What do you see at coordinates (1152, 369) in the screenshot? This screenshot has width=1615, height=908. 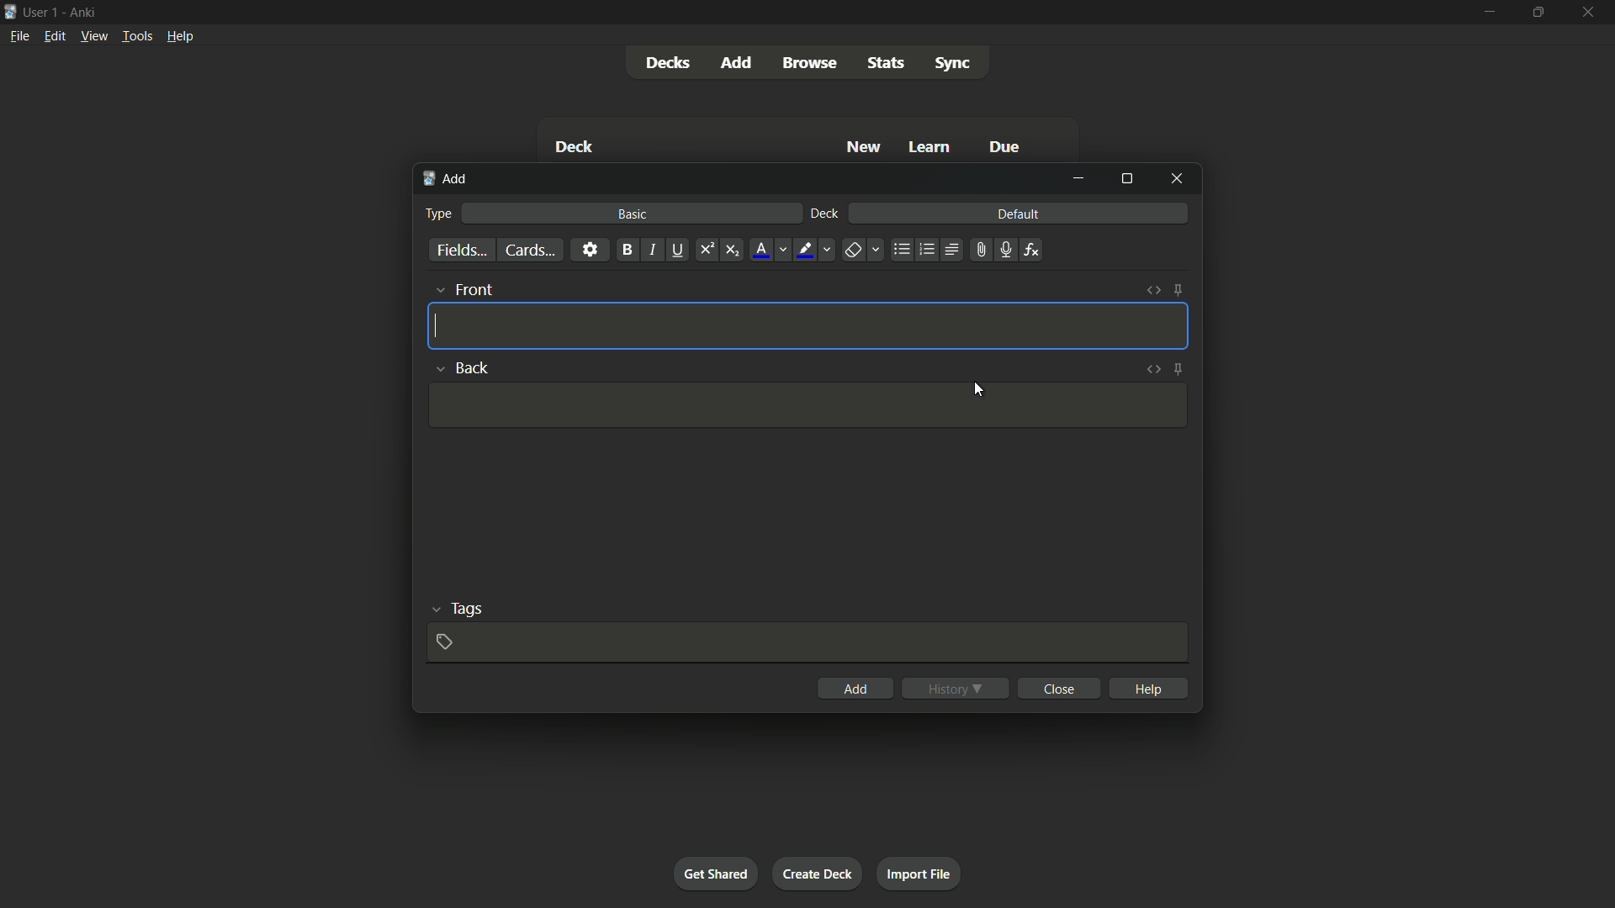 I see `toggle html editor` at bounding box center [1152, 369].